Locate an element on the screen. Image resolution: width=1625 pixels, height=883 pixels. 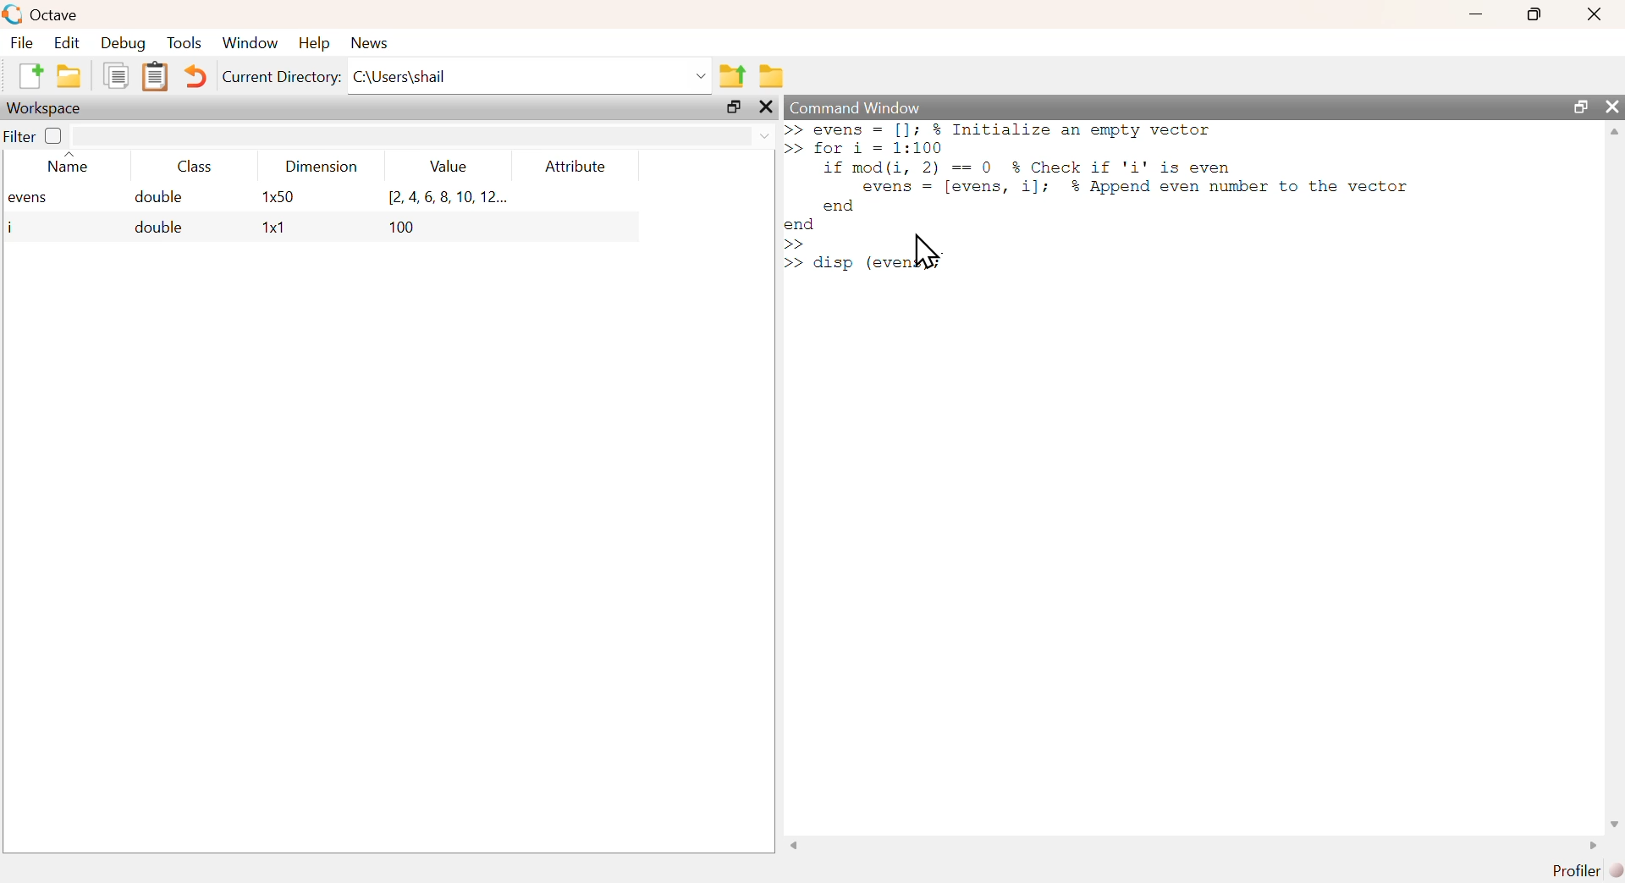
workspace is located at coordinates (48, 108).